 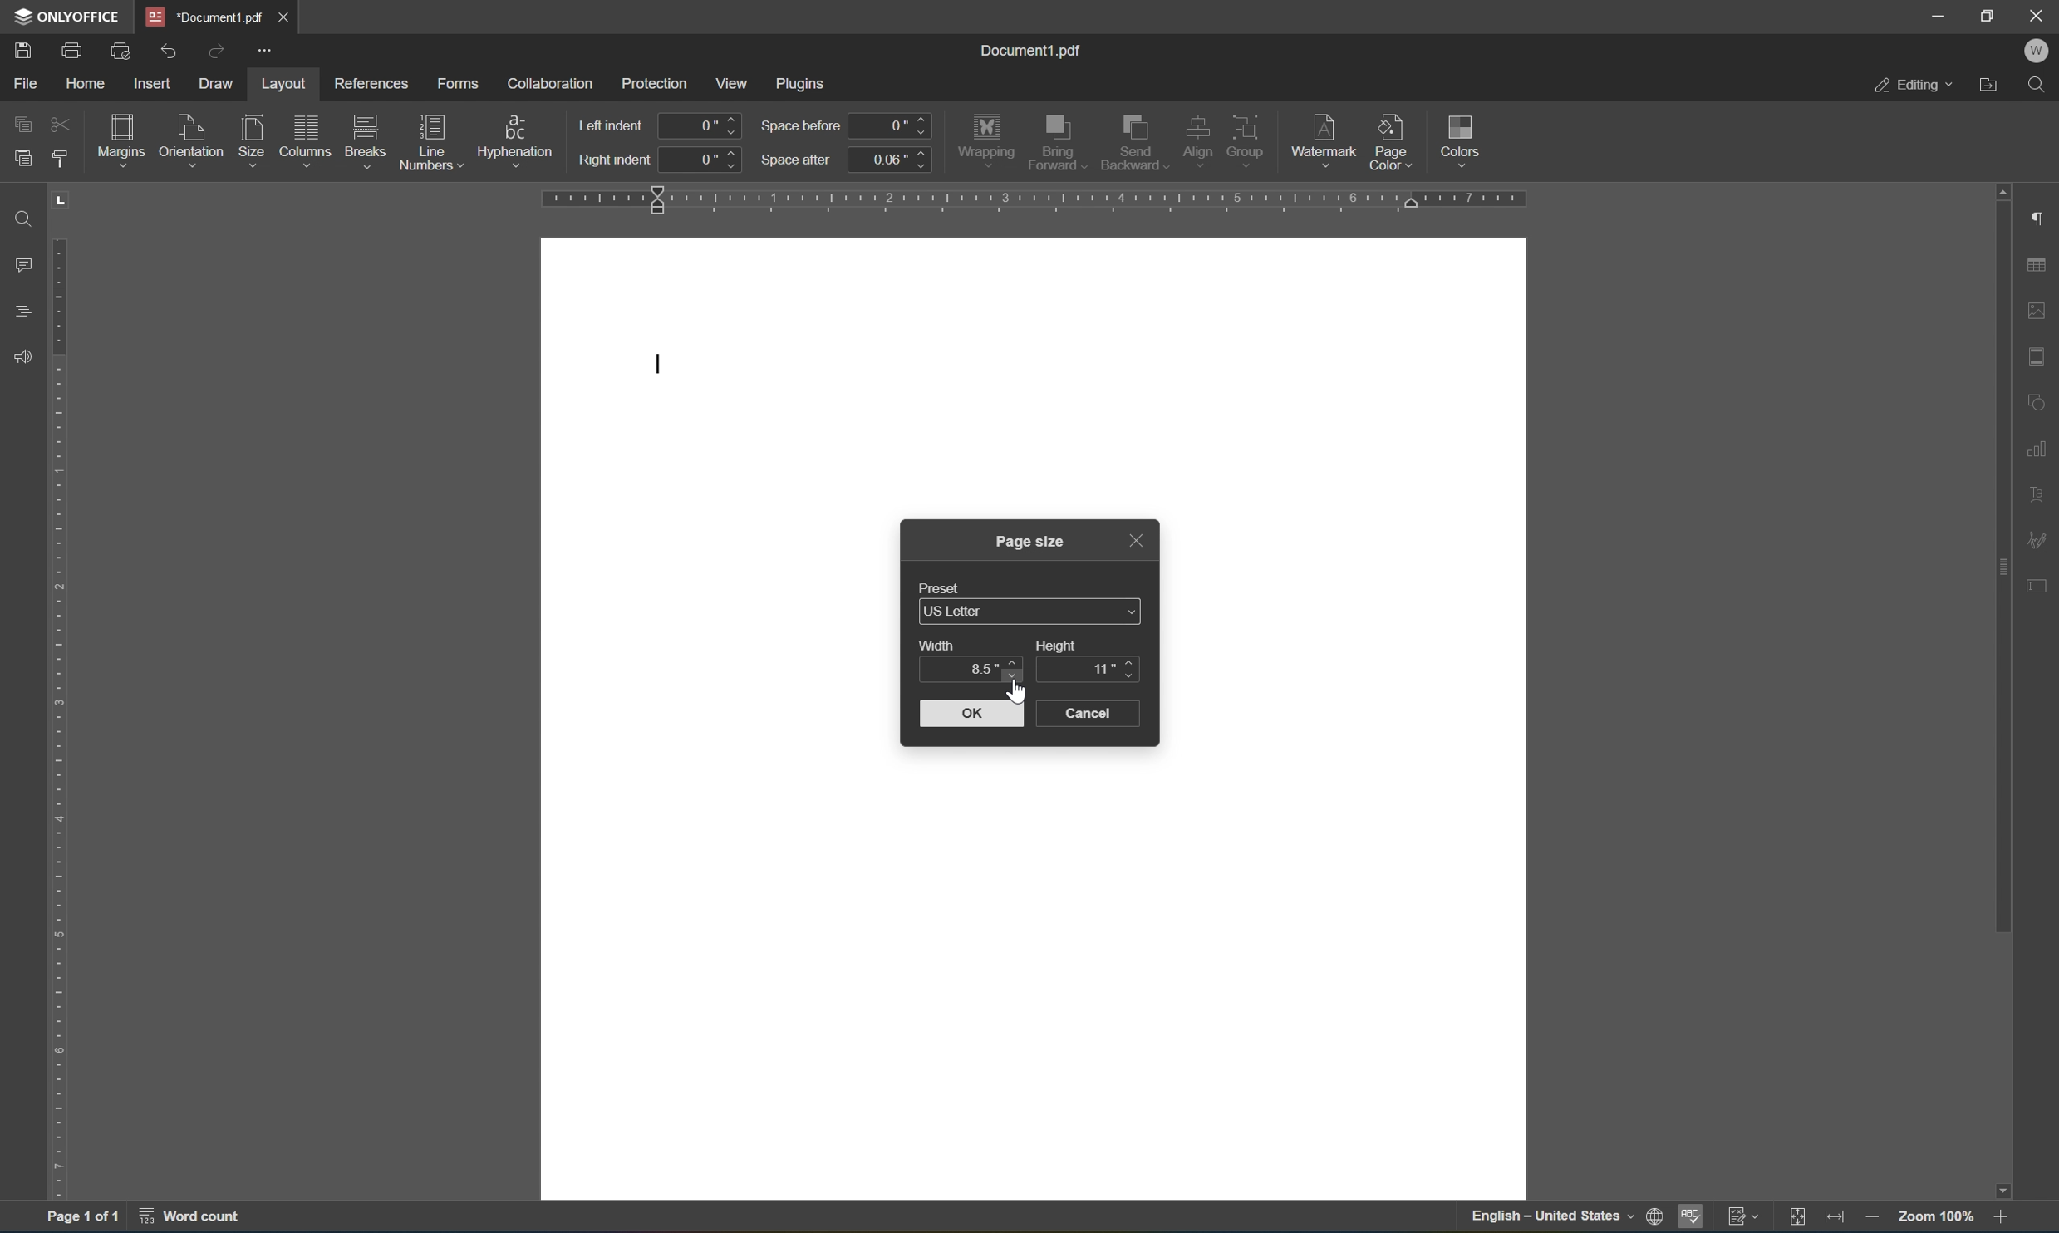 What do you see at coordinates (941, 644) in the screenshot?
I see `width` at bounding box center [941, 644].